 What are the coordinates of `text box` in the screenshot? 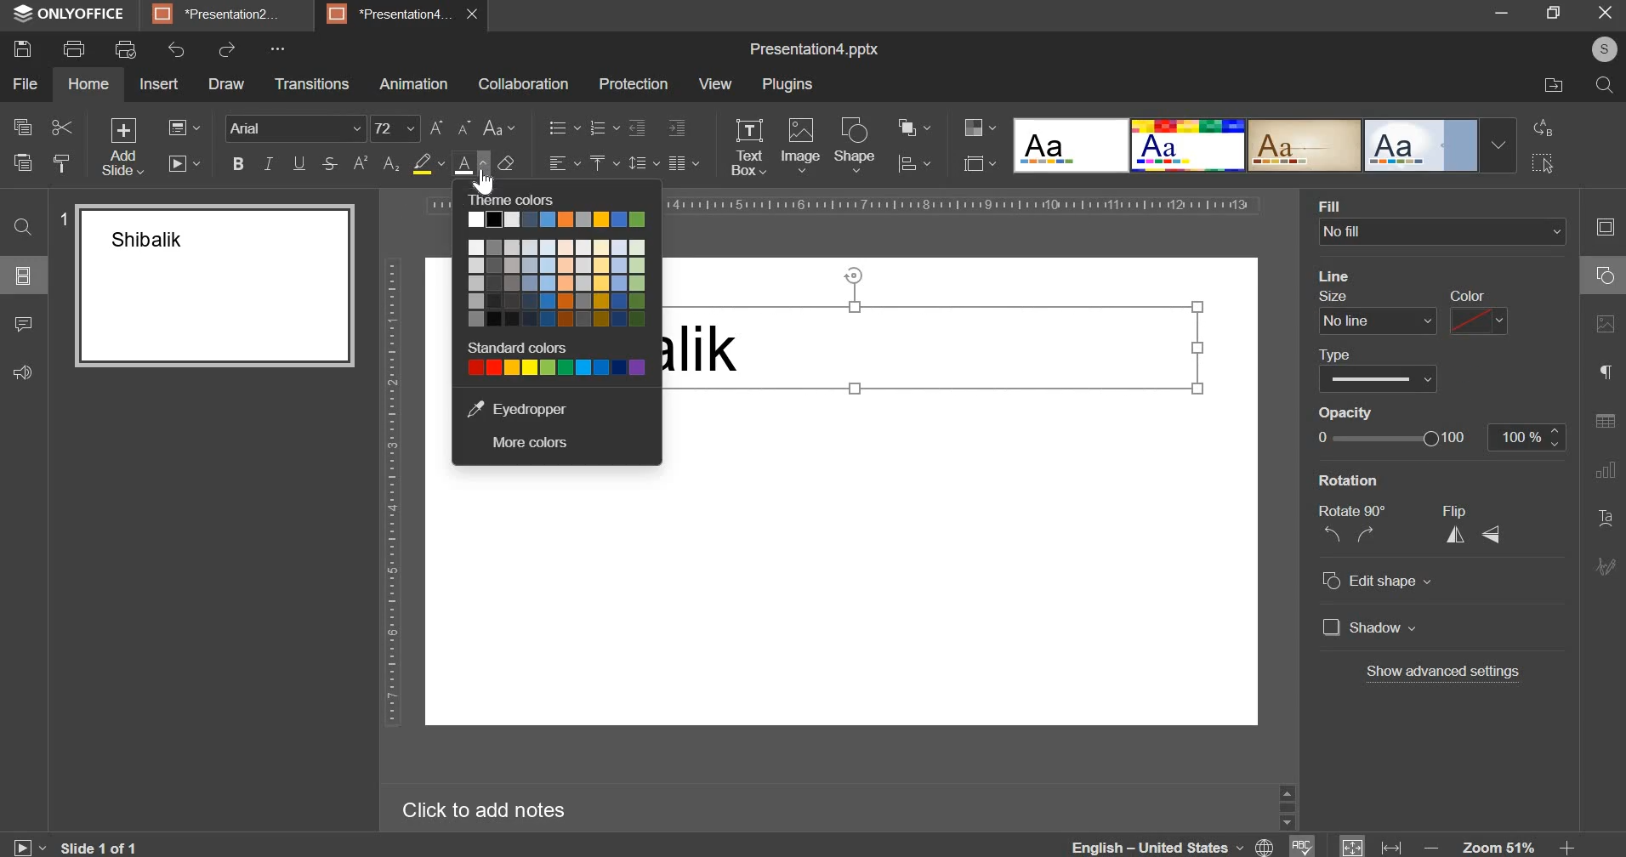 It's located at (748, 147).